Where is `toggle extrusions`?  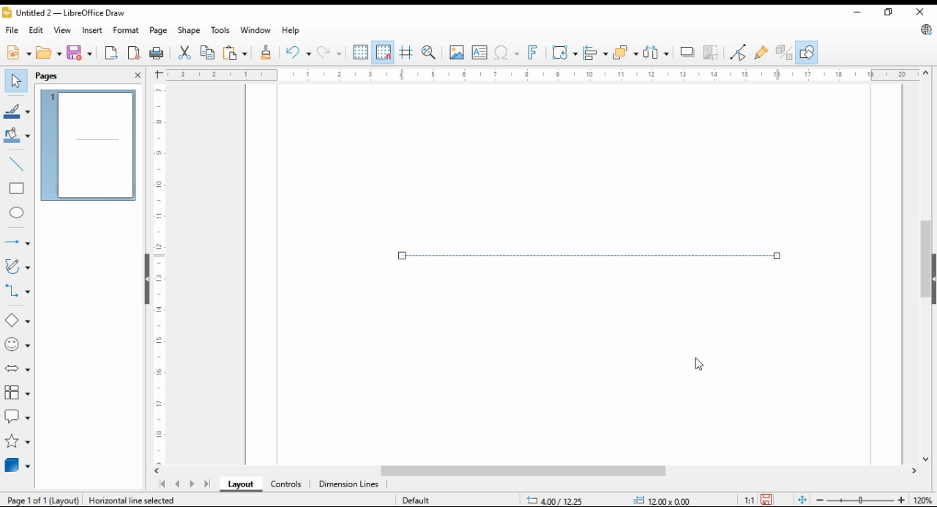 toggle extrusions is located at coordinates (784, 53).